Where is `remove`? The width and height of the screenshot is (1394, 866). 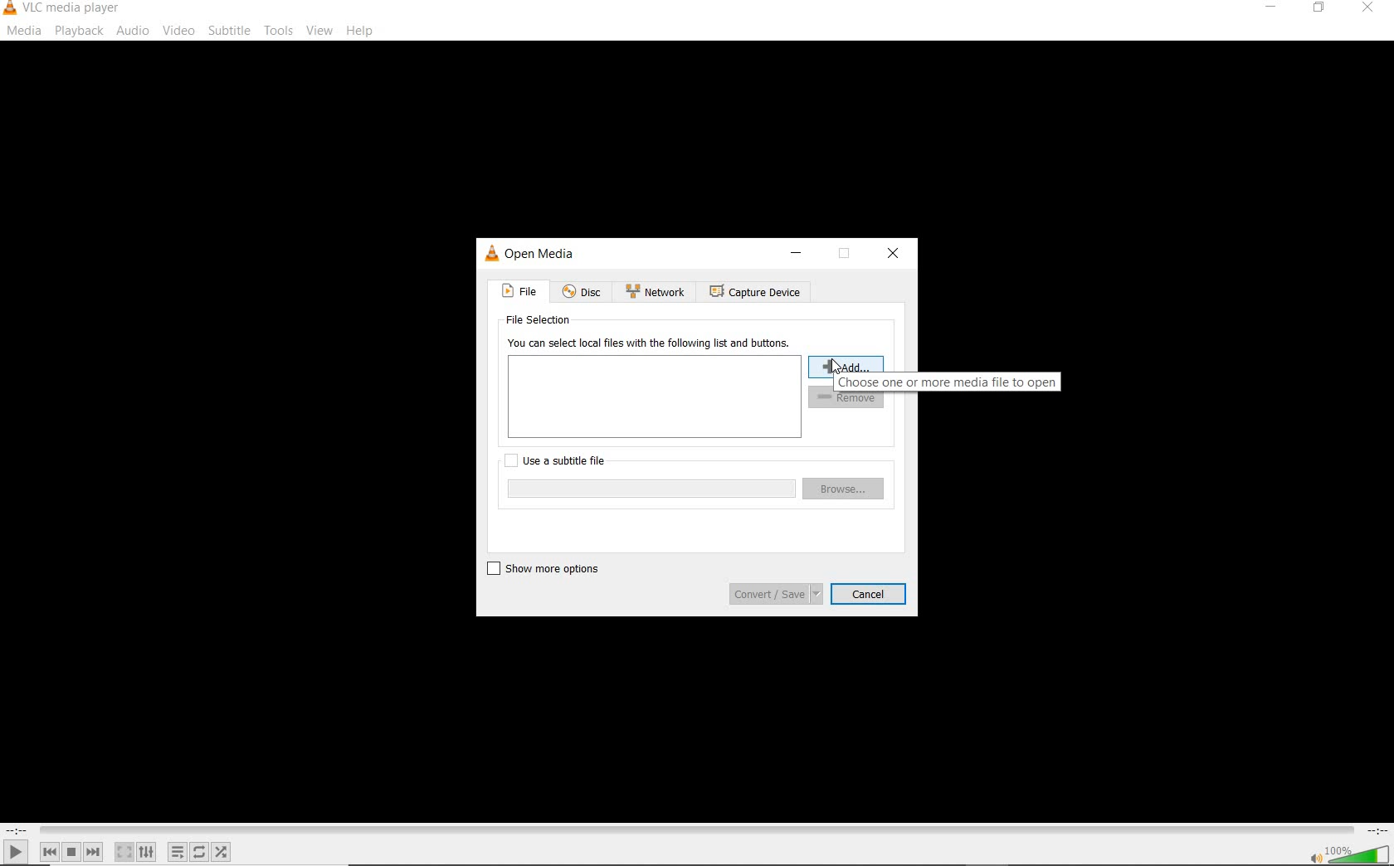
remove is located at coordinates (848, 397).